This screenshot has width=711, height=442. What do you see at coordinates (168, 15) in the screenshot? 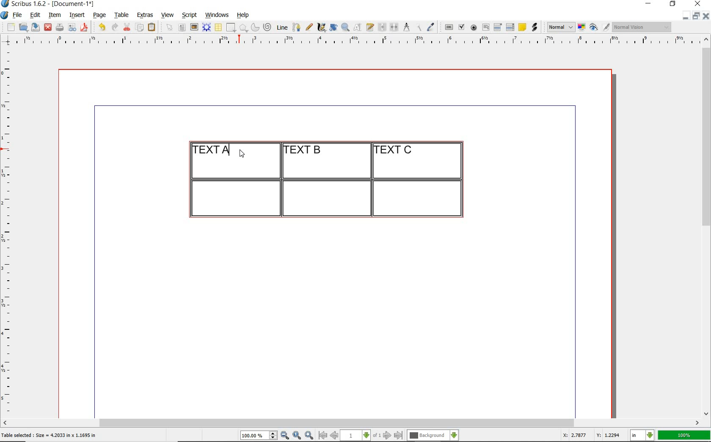
I see `view` at bounding box center [168, 15].